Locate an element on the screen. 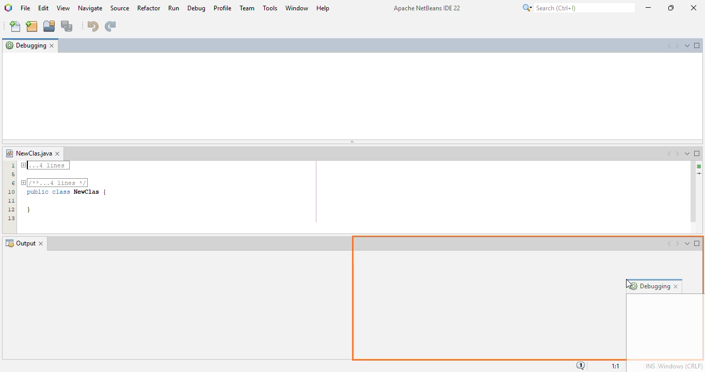  debug is located at coordinates (197, 8).